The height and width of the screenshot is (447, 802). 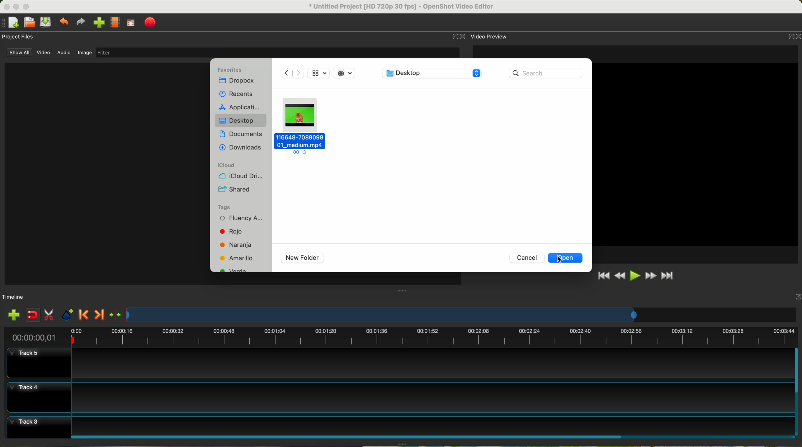 I want to click on new project, so click(x=10, y=23).